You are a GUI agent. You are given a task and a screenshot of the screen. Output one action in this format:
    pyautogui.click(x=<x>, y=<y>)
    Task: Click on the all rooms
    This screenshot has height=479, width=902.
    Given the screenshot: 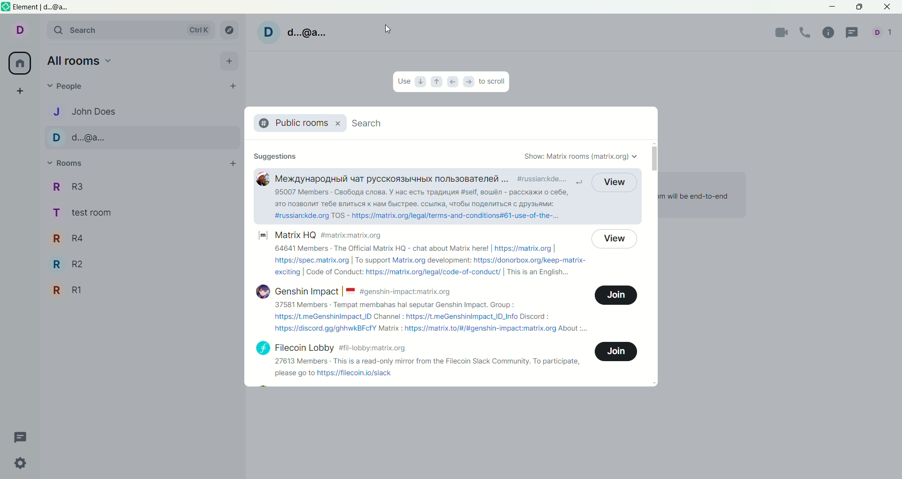 What is the action you would take?
    pyautogui.click(x=81, y=61)
    